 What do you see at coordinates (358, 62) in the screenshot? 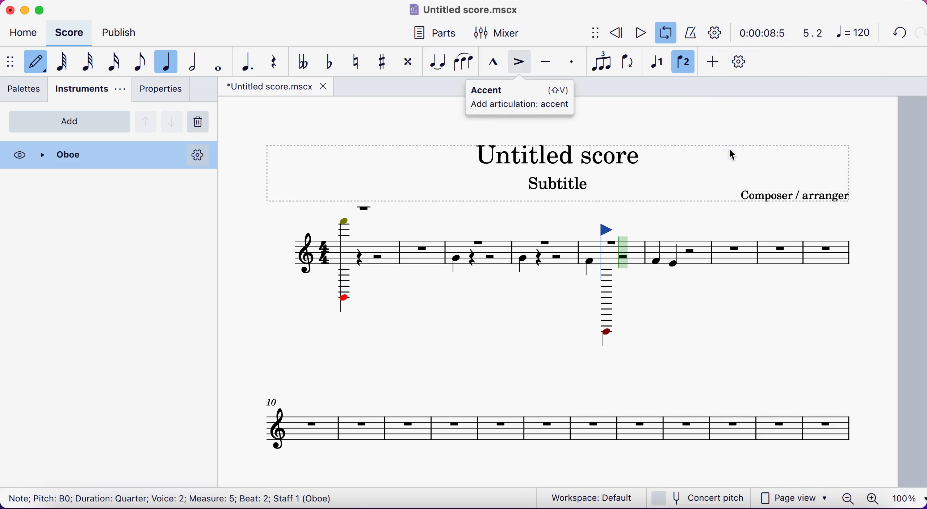
I see `toggle natural` at bounding box center [358, 62].